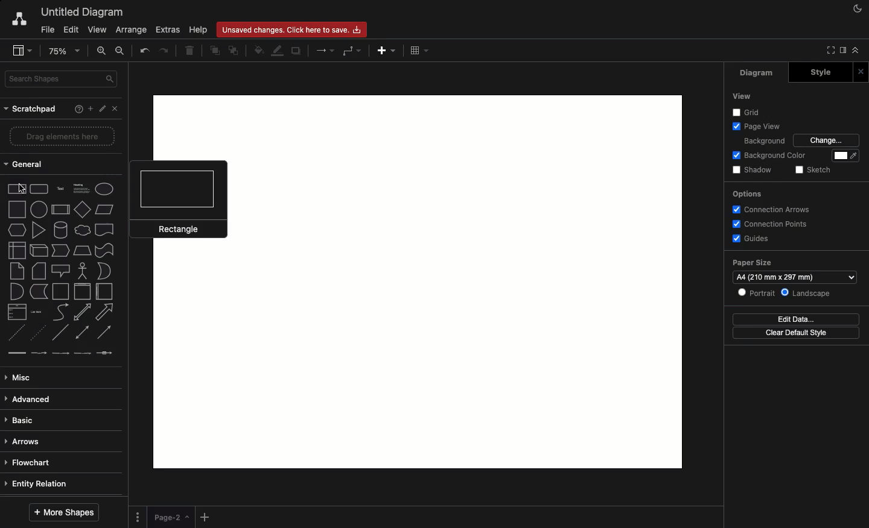  What do you see at coordinates (20, 21) in the screenshot?
I see `Draw.io` at bounding box center [20, 21].